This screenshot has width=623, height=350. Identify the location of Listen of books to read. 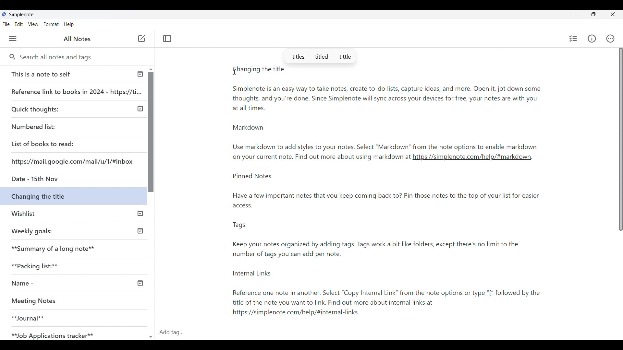
(45, 143).